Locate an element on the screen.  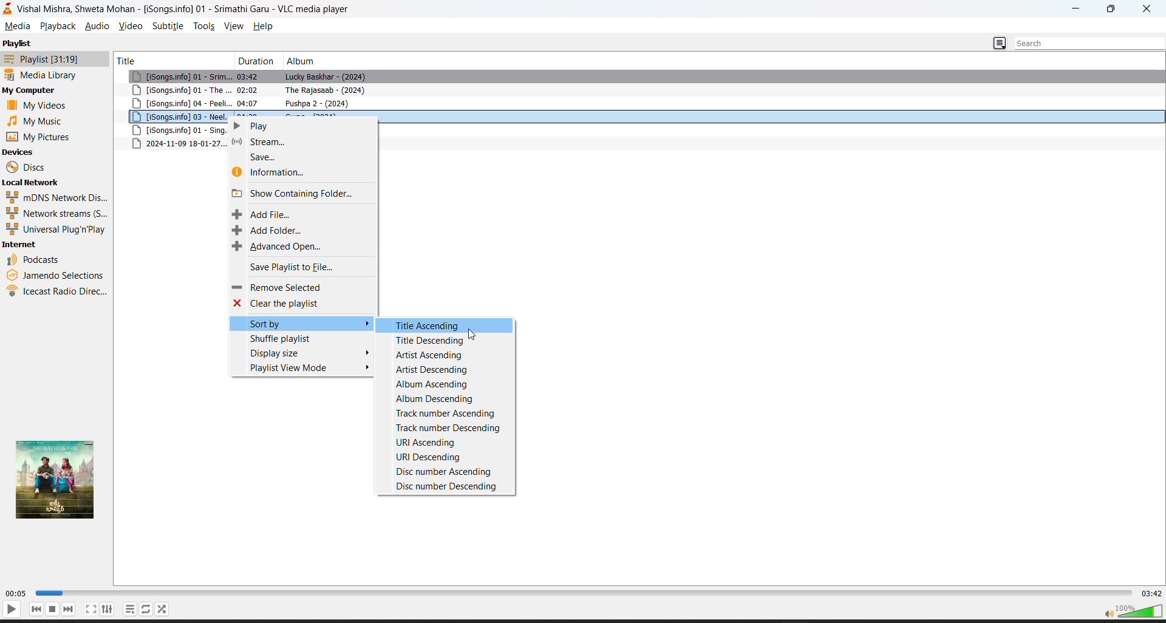
add file is located at coordinates (302, 214).